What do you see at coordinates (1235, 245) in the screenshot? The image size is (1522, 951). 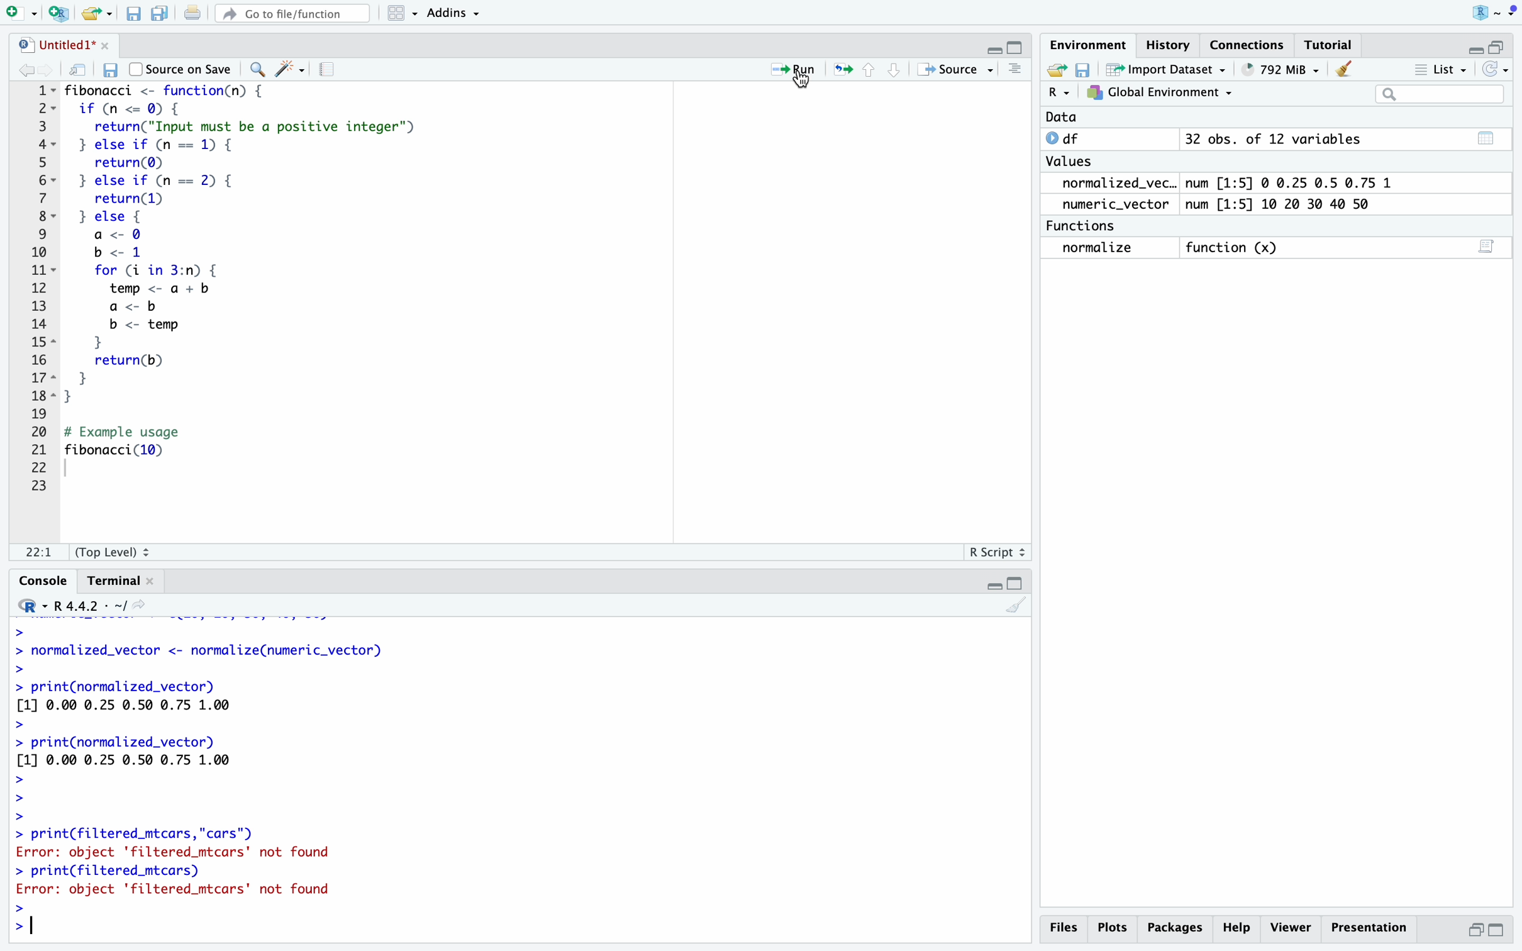 I see `function (x)` at bounding box center [1235, 245].